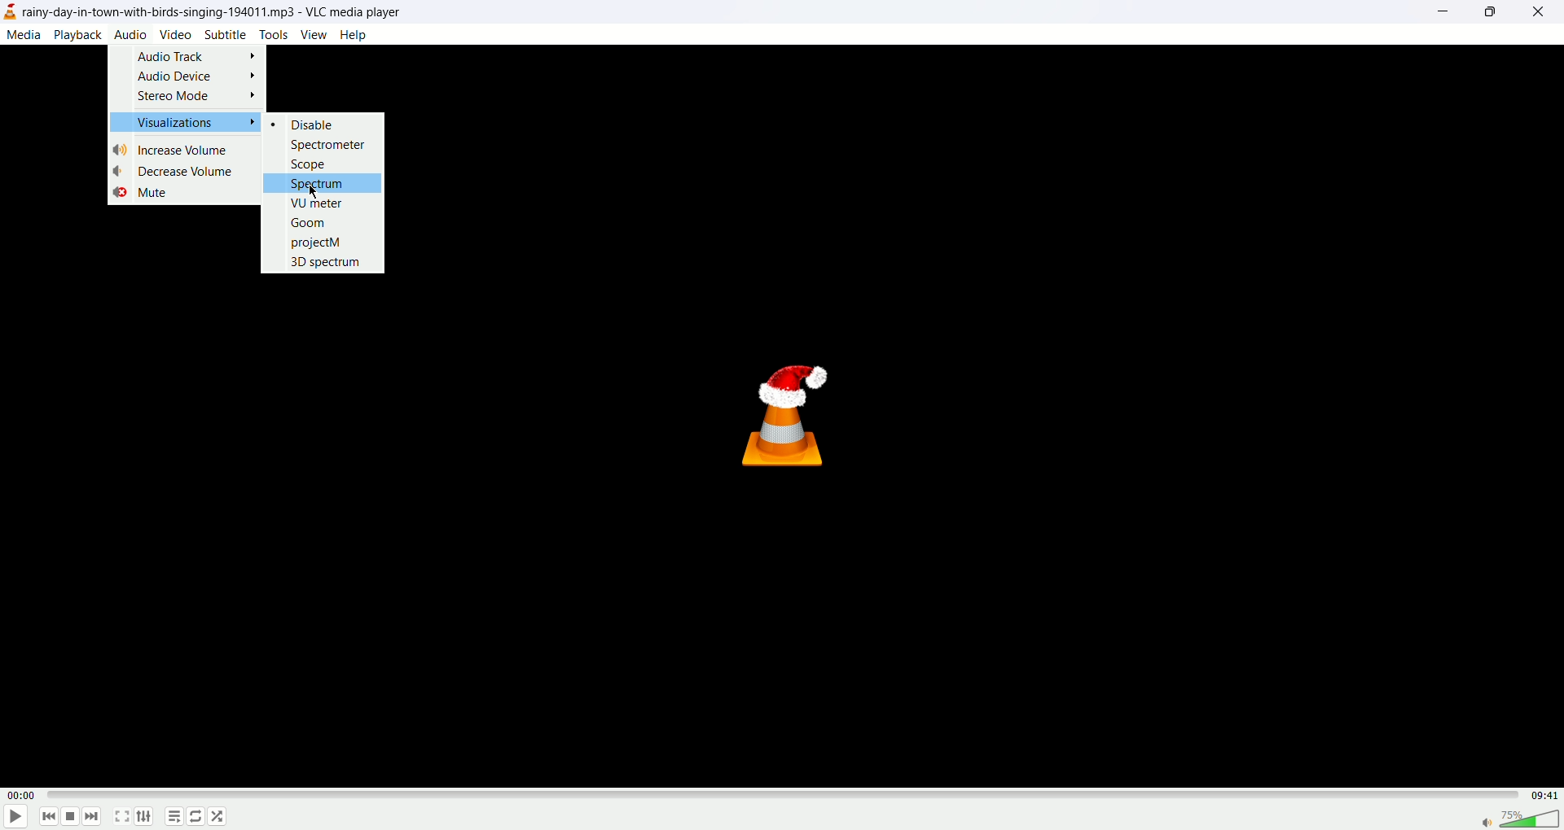 The width and height of the screenshot is (1564, 830). Describe the element at coordinates (319, 202) in the screenshot. I see `VU meter` at that location.